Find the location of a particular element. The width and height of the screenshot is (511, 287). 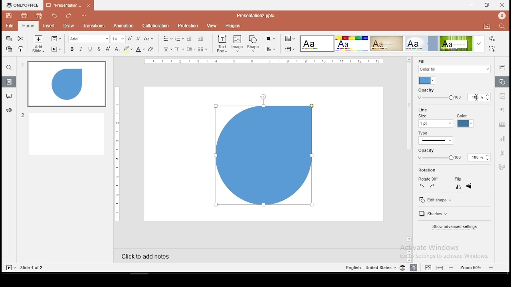

edit shape is located at coordinates (436, 201).